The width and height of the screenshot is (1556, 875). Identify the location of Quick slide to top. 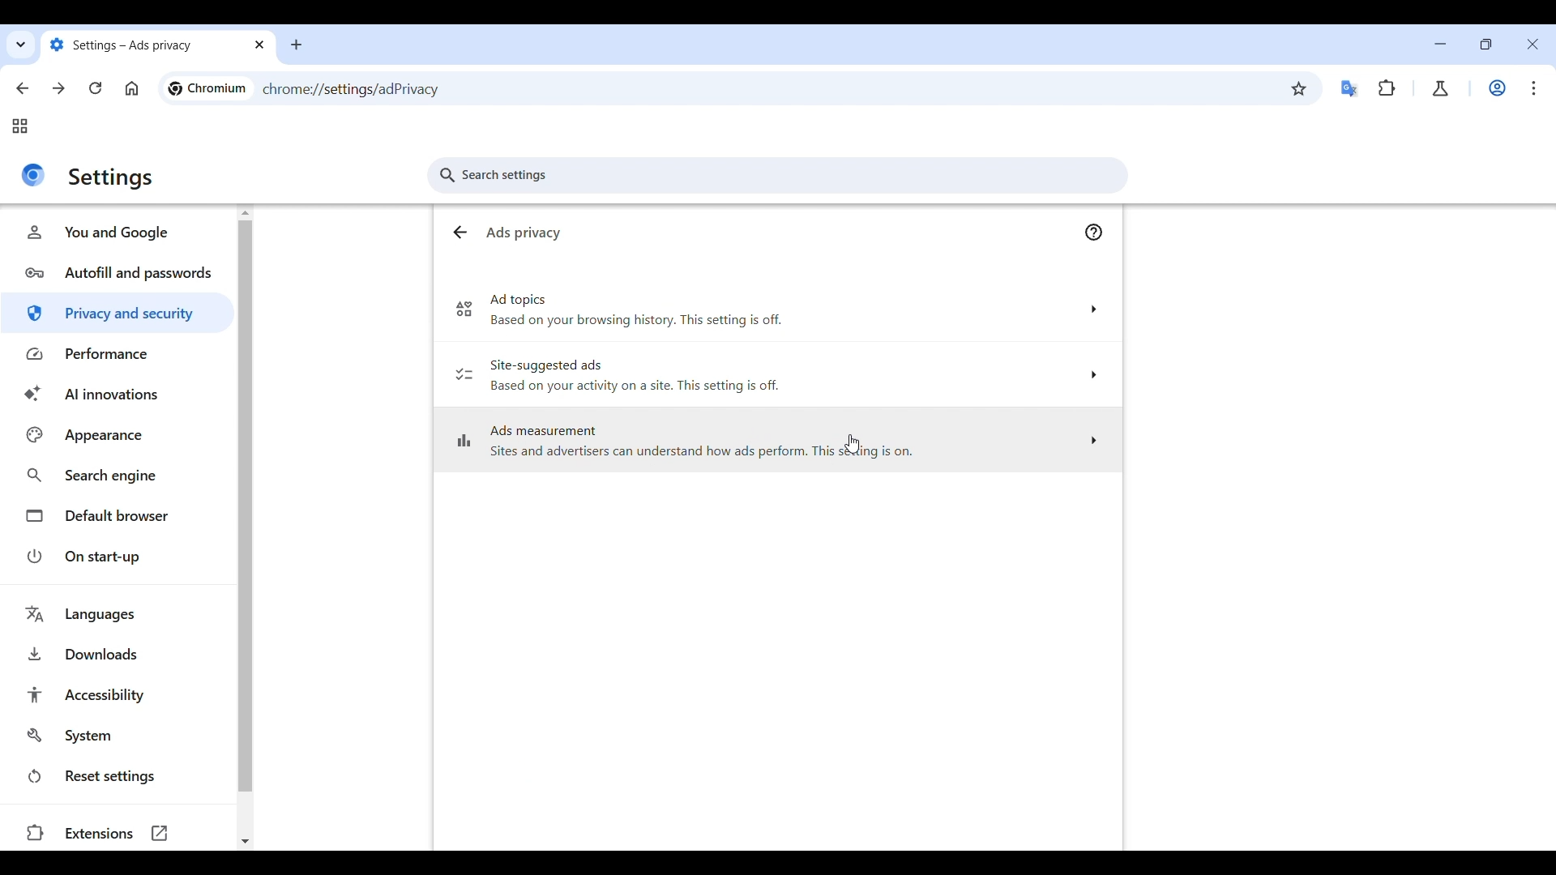
(246, 213).